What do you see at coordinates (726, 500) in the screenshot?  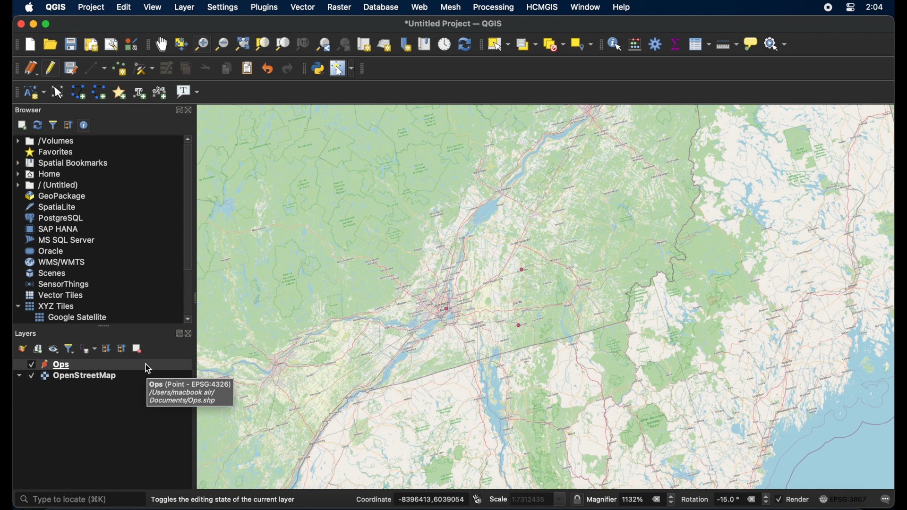 I see `rotation` at bounding box center [726, 500].